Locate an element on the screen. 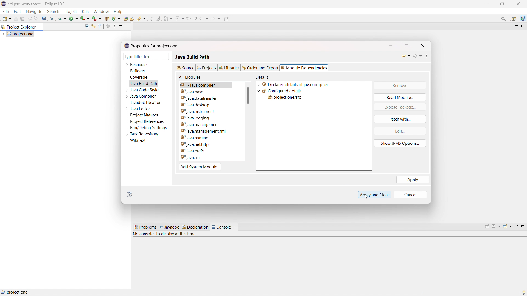  maximize is located at coordinates (486, 4).